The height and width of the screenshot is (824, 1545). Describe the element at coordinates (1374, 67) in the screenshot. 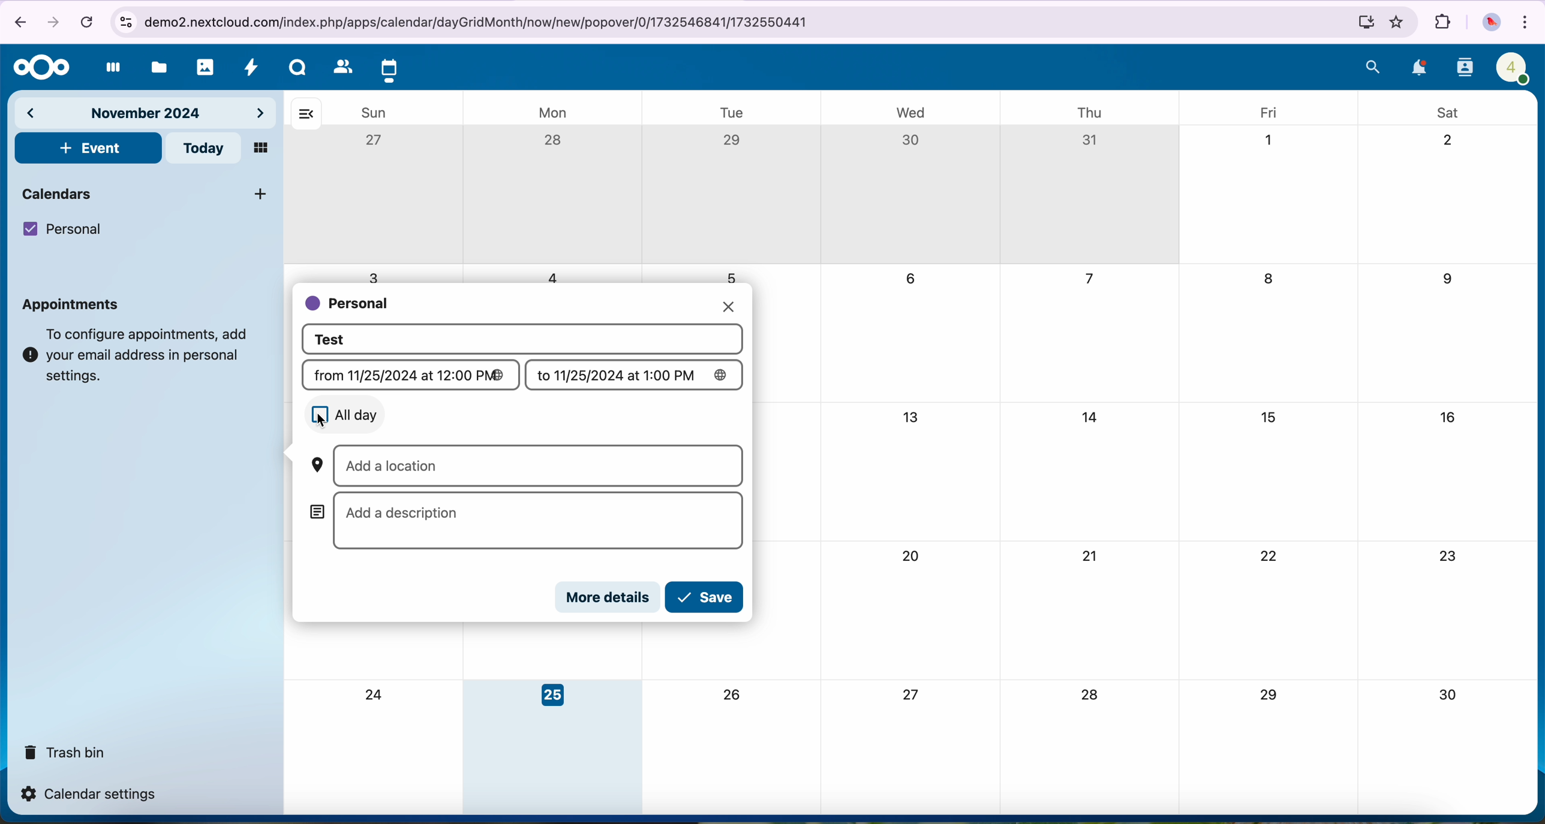

I see `search` at that location.